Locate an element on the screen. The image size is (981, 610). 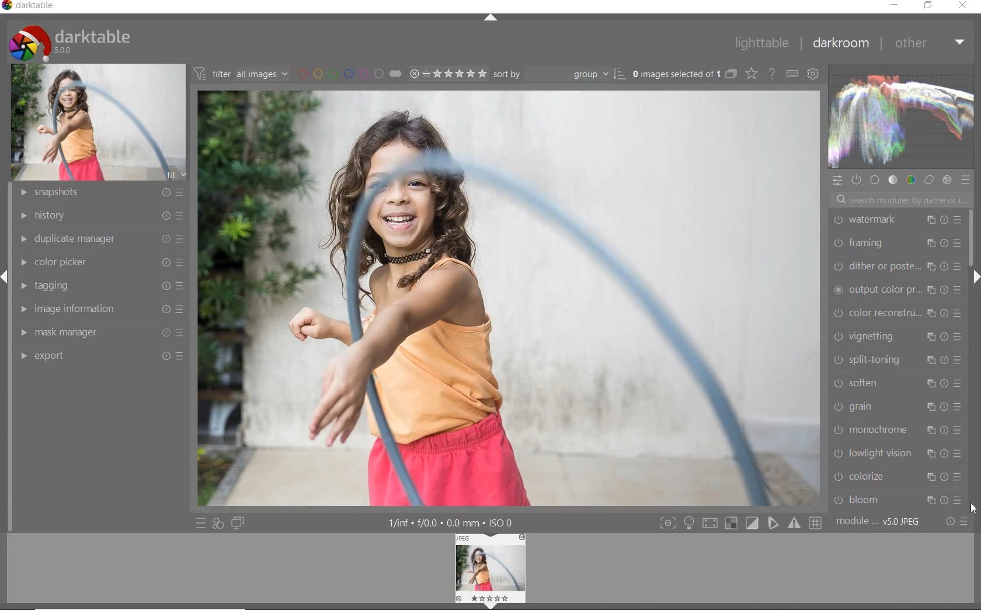
quick access for applying any of your styles is located at coordinates (218, 524).